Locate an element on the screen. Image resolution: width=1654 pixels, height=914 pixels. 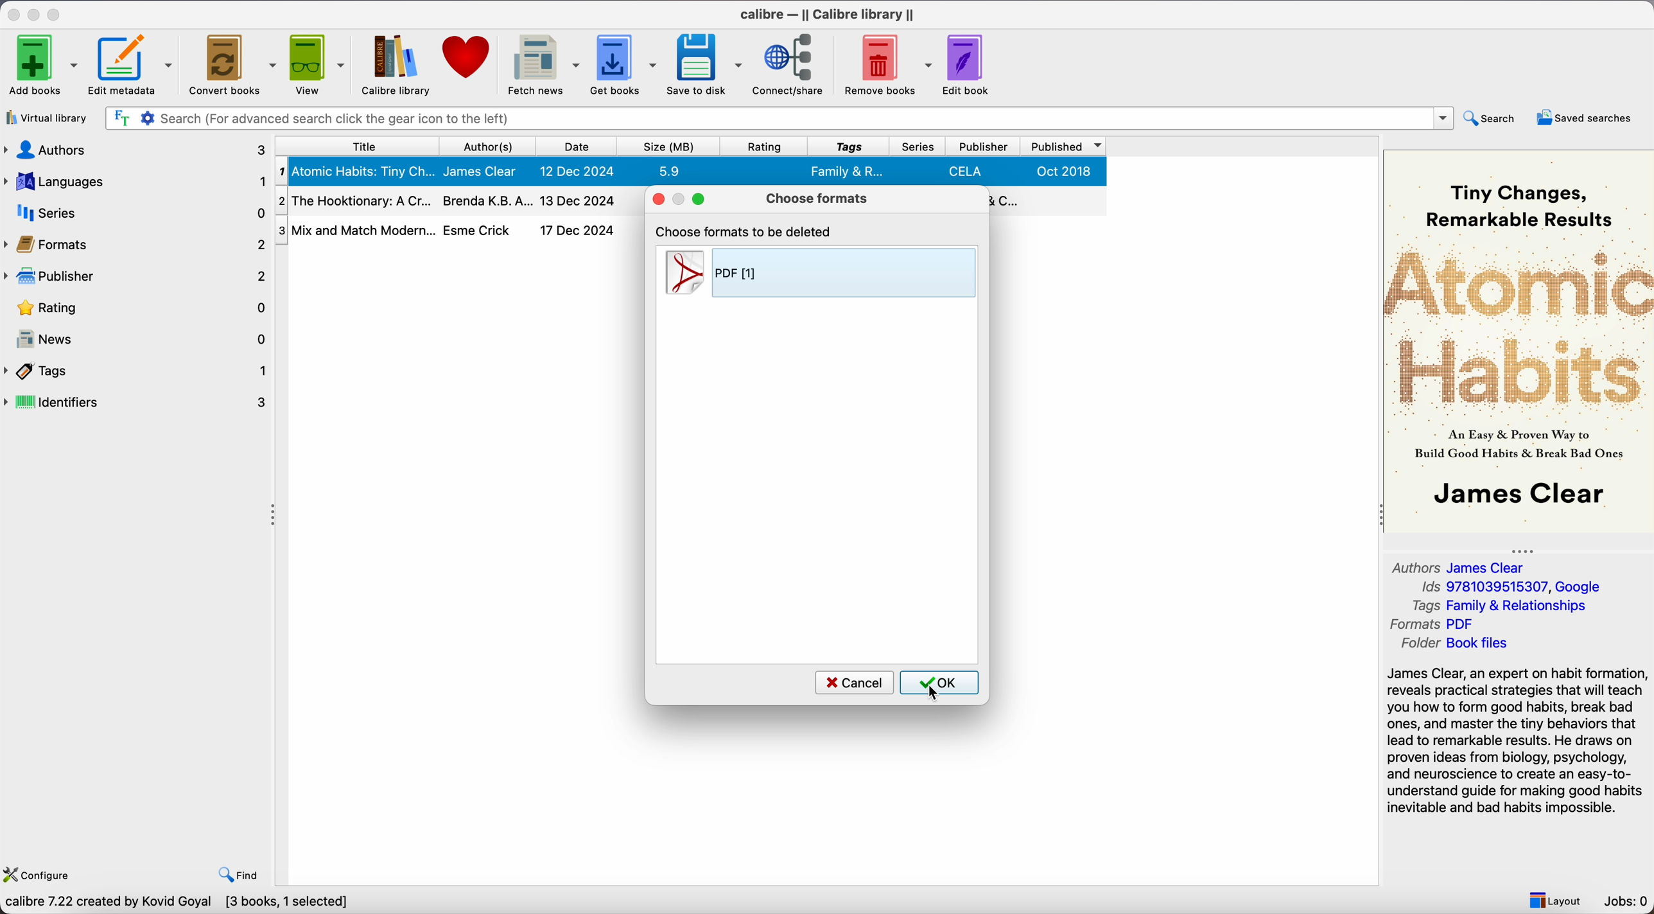
Calibre 7.22 created by Kovid Goyal [3 books, 1 selected] is located at coordinates (178, 906).